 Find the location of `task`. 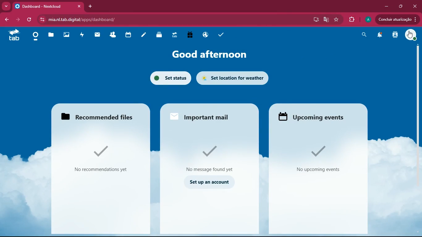

task is located at coordinates (221, 35).